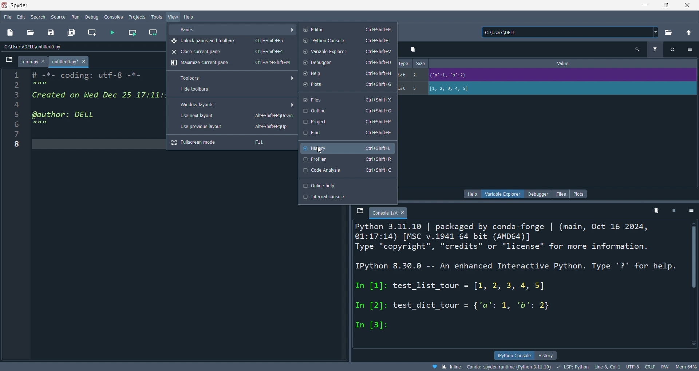 The width and height of the screenshot is (699, 371). I want to click on debugger, so click(538, 194).